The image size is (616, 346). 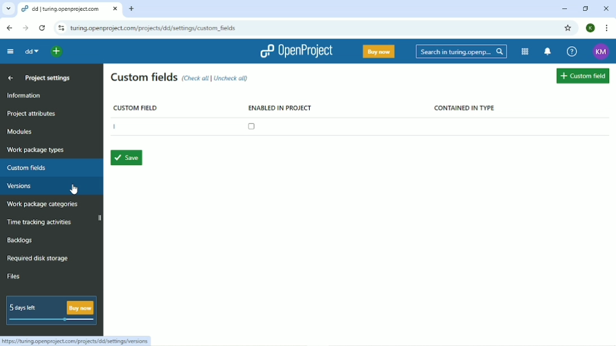 What do you see at coordinates (73, 189) in the screenshot?
I see `Cursor` at bounding box center [73, 189].